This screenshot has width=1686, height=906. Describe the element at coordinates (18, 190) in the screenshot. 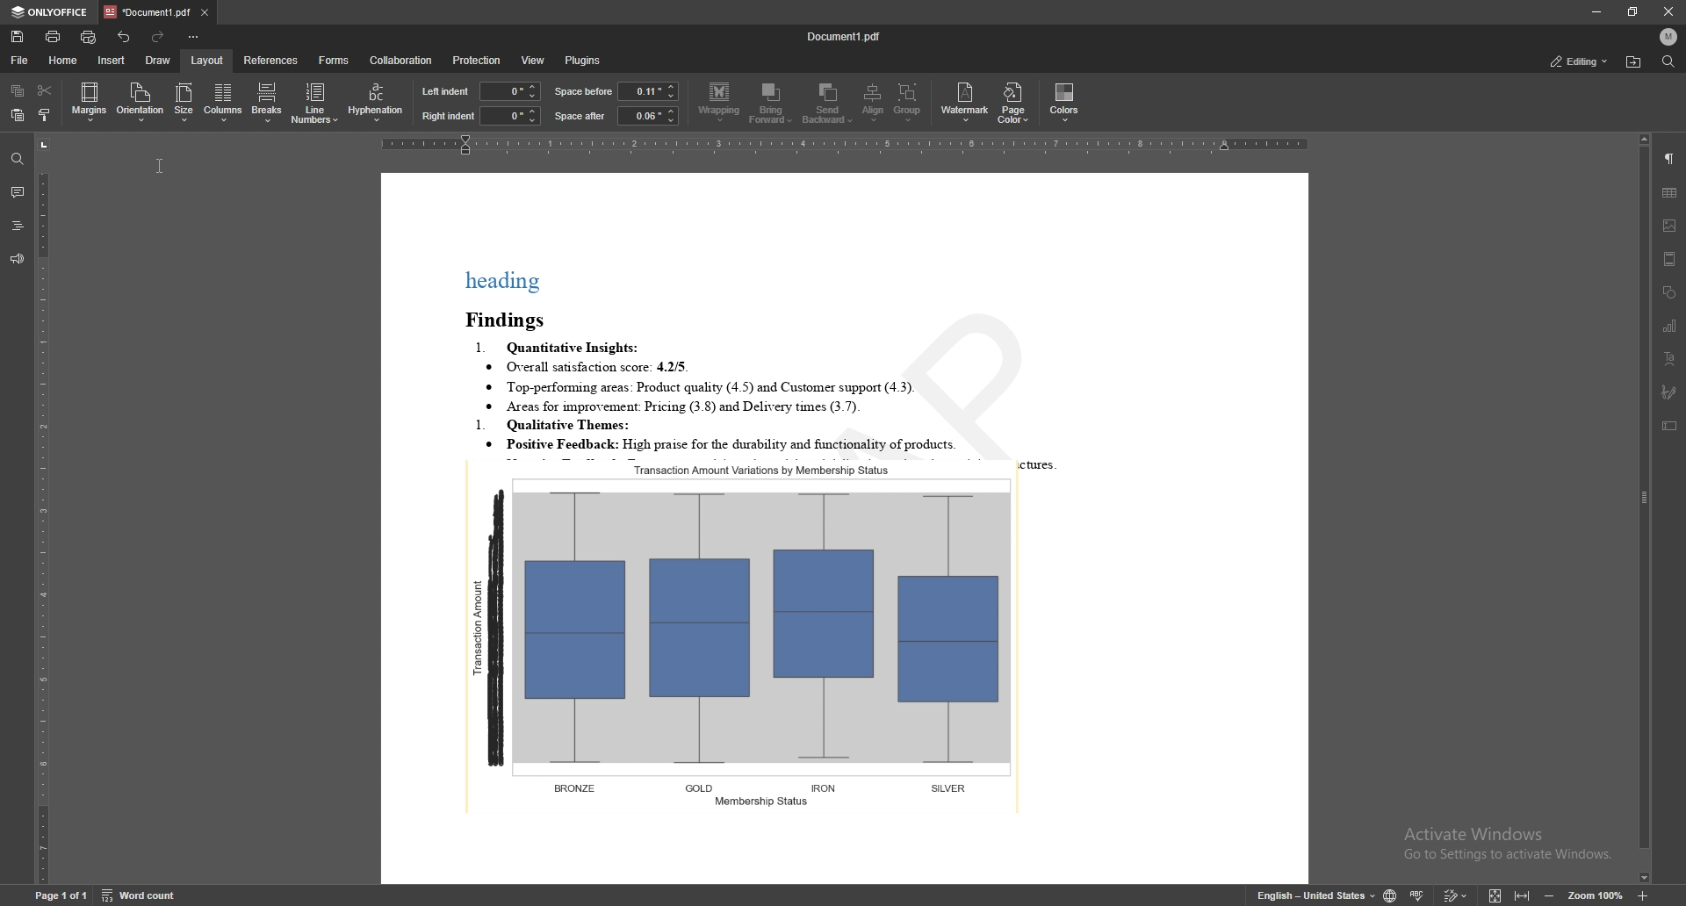

I see `comment` at that location.